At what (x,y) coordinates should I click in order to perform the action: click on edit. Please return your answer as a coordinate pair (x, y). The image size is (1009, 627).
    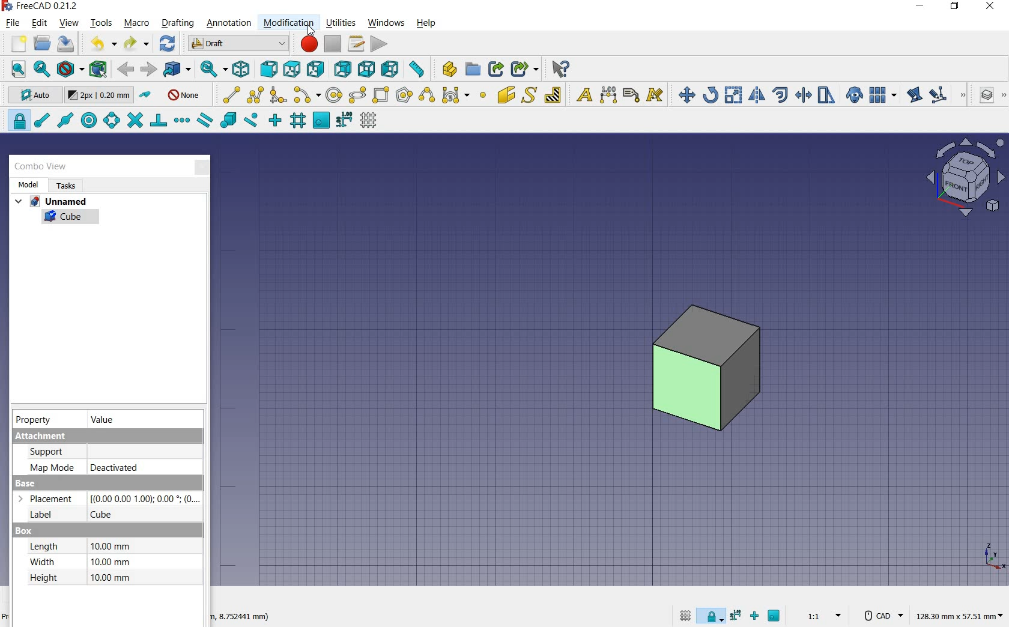
    Looking at the image, I should click on (914, 94).